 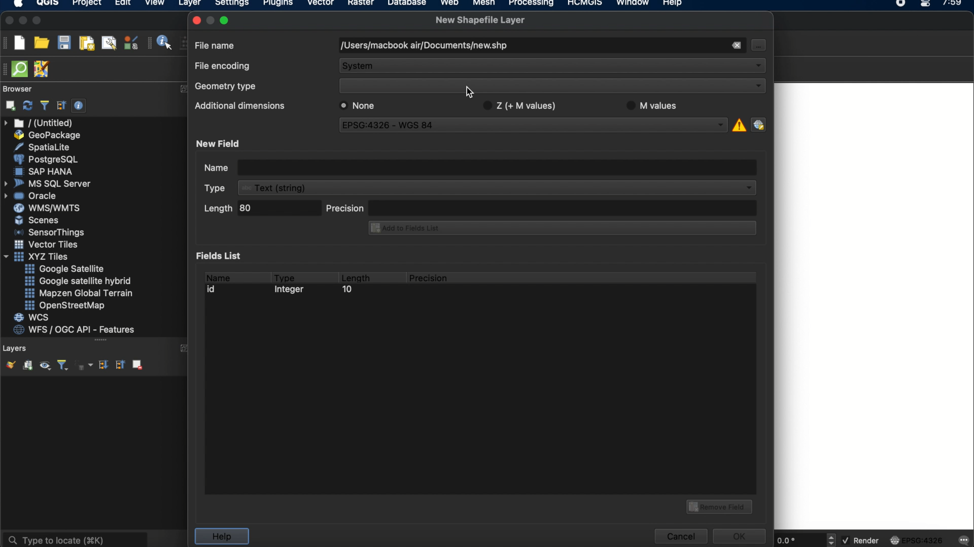 I want to click on ok, so click(x=741, y=535).